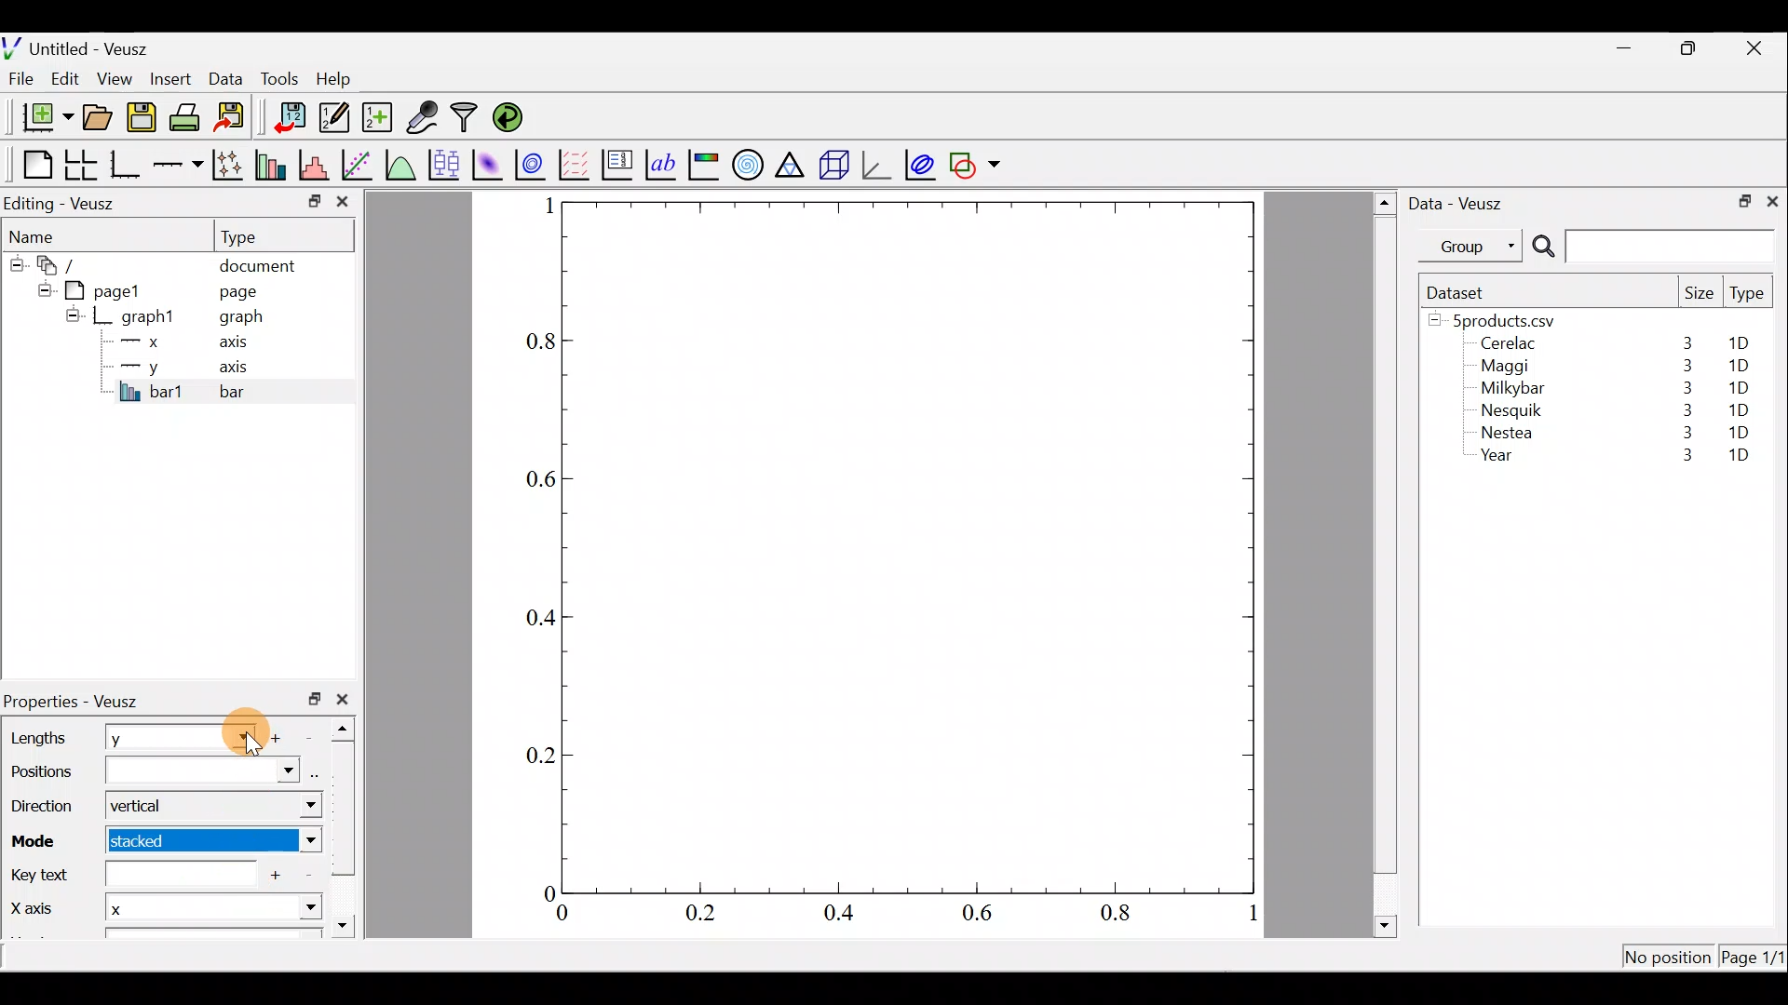 Image resolution: width=1788 pixels, height=1005 pixels. What do you see at coordinates (1755, 960) in the screenshot?
I see `Page 1/11` at bounding box center [1755, 960].